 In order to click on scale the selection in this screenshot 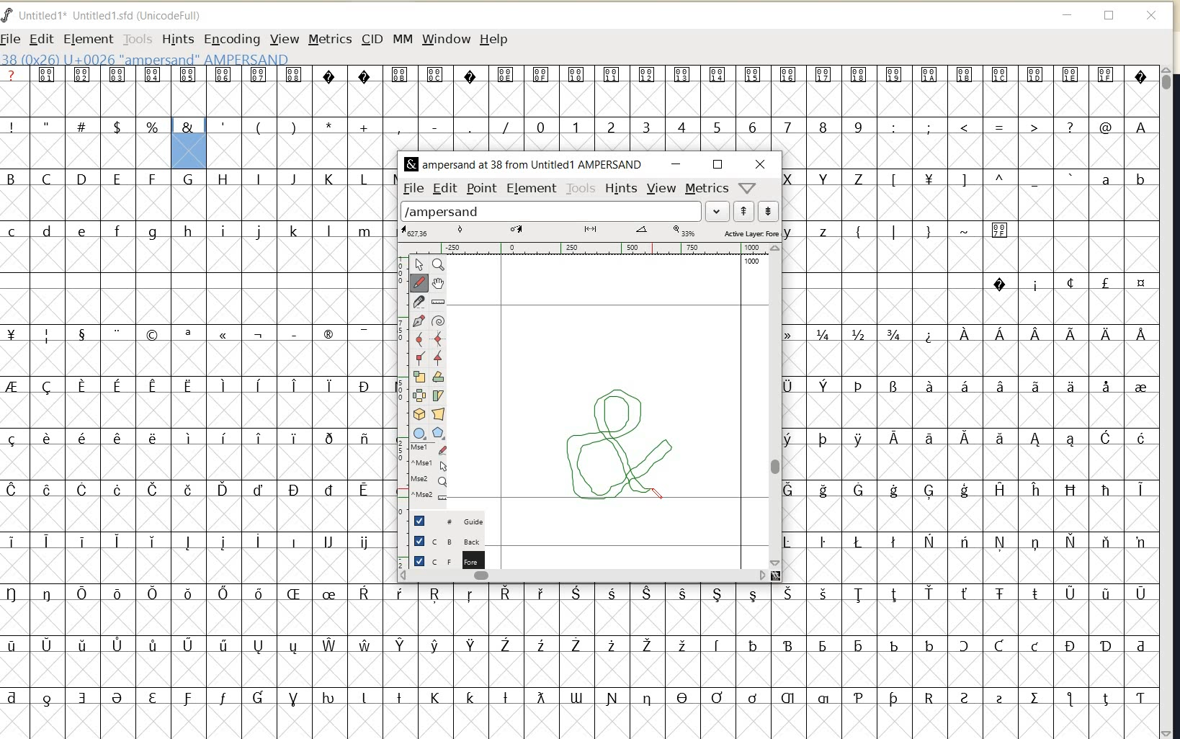, I will do `click(418, 376)`.